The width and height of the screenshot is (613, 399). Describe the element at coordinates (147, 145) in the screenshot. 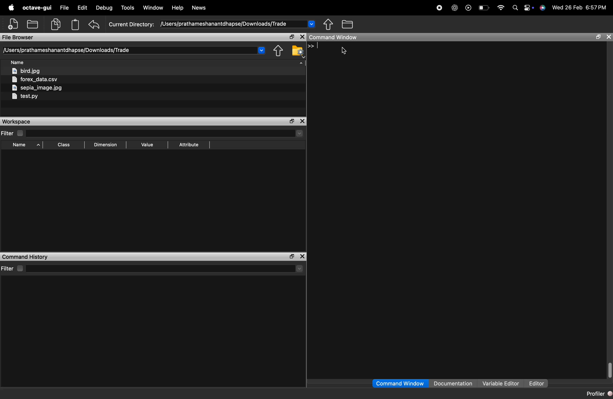

I see `sort by value` at that location.